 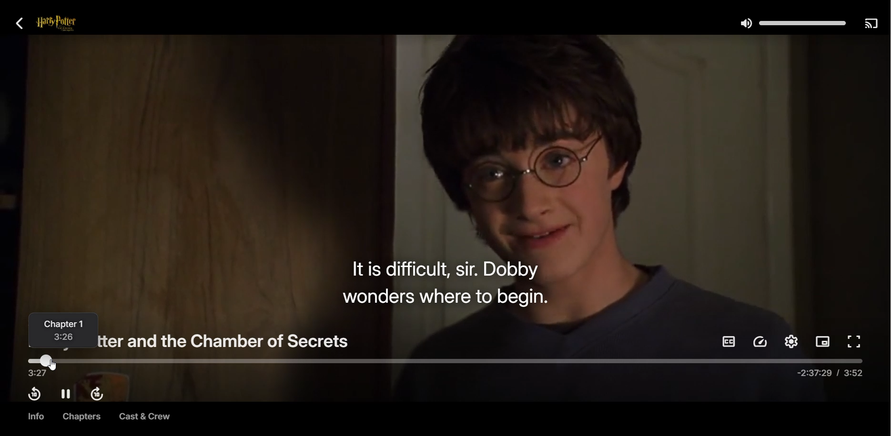 What do you see at coordinates (761, 342) in the screenshot?
I see `Playback Speed` at bounding box center [761, 342].